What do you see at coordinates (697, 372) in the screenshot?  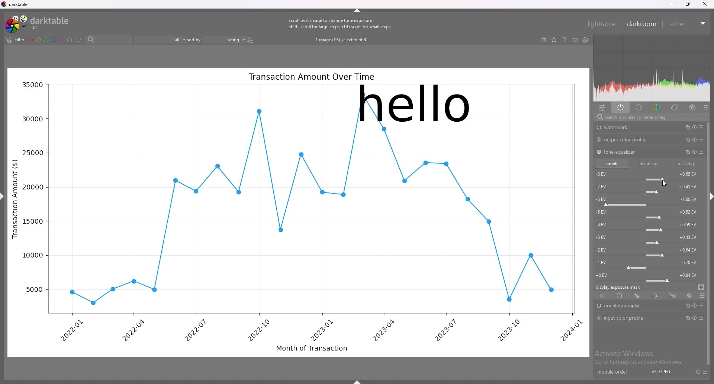 I see `reset` at bounding box center [697, 372].